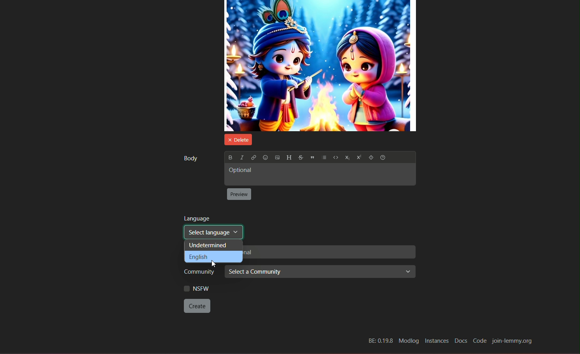  Describe the element at coordinates (320, 66) in the screenshot. I see `image` at that location.